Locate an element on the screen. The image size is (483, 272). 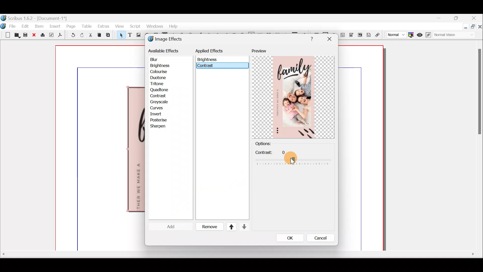
Document name is located at coordinates (34, 18).